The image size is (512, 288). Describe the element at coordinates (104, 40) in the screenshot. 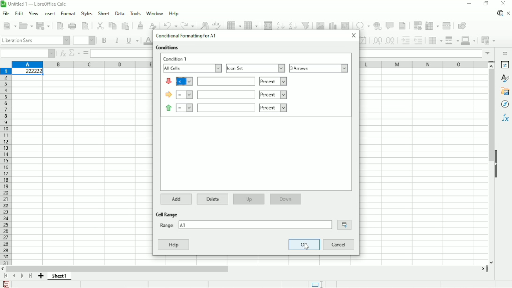

I see `Bold` at that location.